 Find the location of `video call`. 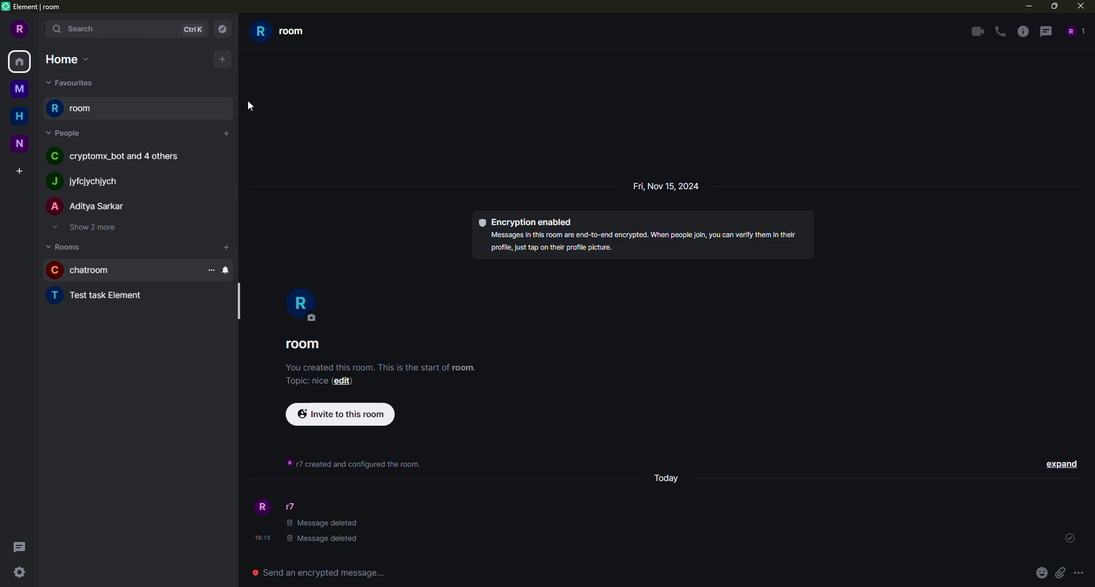

video call is located at coordinates (976, 31).